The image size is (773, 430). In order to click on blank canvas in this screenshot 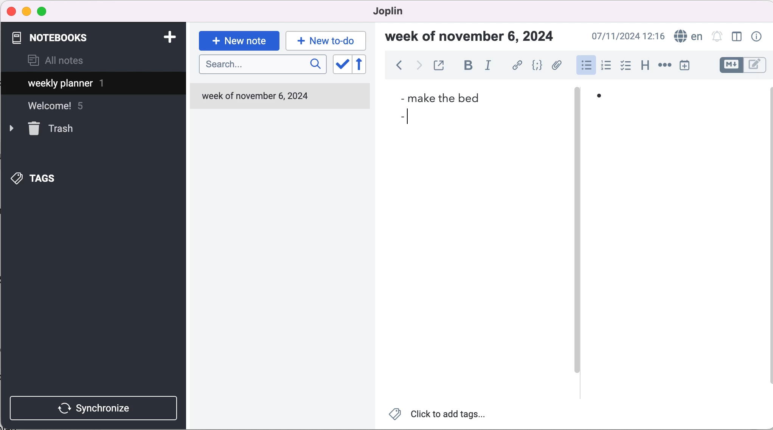, I will do `click(678, 257)`.